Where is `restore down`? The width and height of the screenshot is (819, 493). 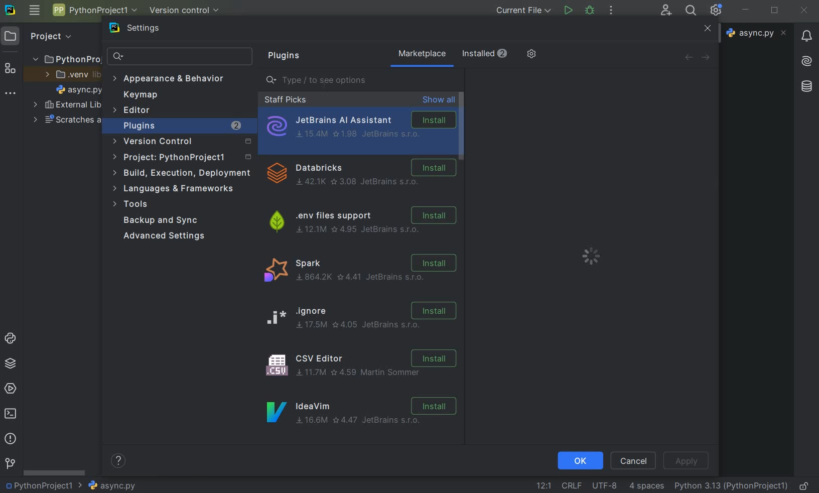 restore down is located at coordinates (775, 11).